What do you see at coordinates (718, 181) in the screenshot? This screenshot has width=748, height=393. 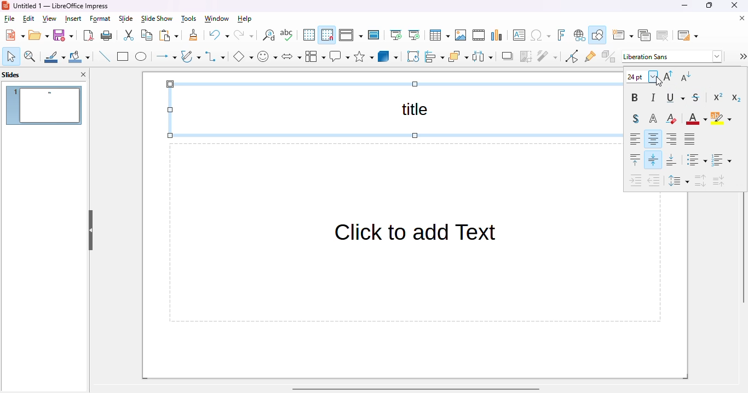 I see `decrease paragraph spacing` at bounding box center [718, 181].